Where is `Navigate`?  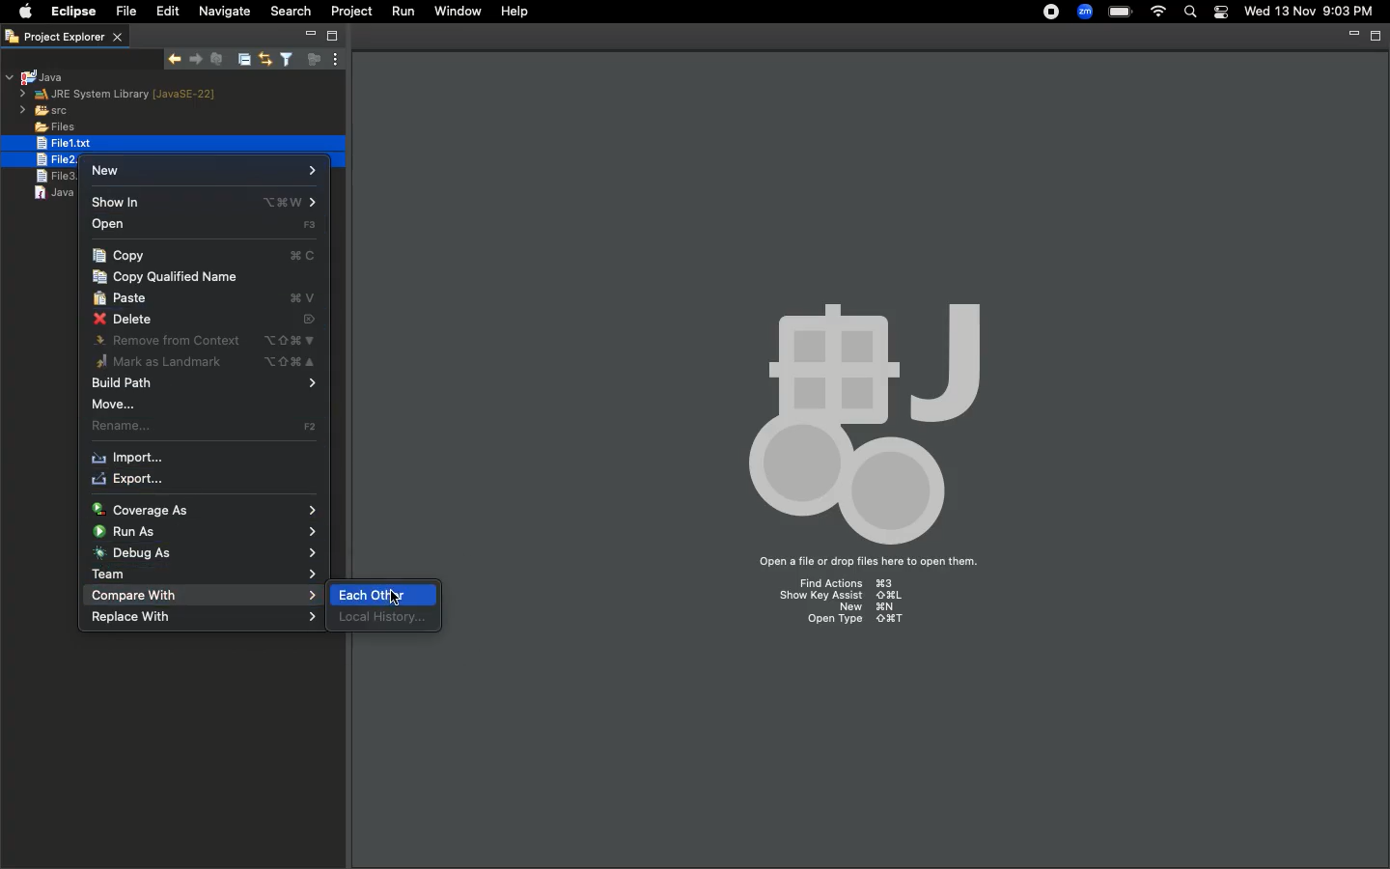
Navigate is located at coordinates (225, 12).